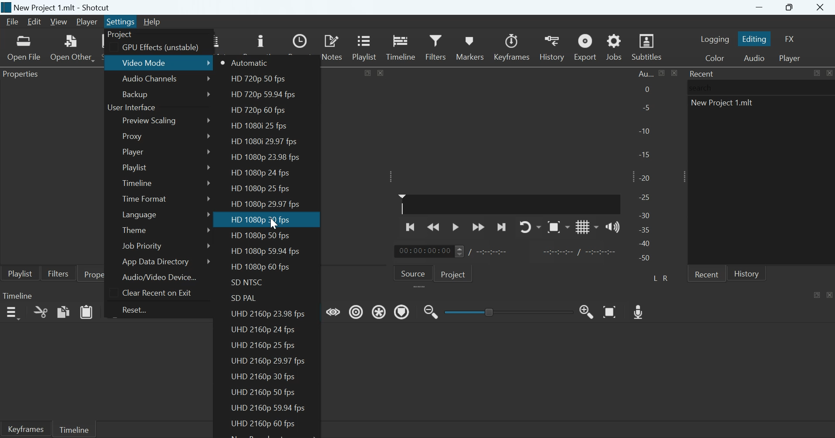  I want to click on Timeline menu, so click(12, 313).